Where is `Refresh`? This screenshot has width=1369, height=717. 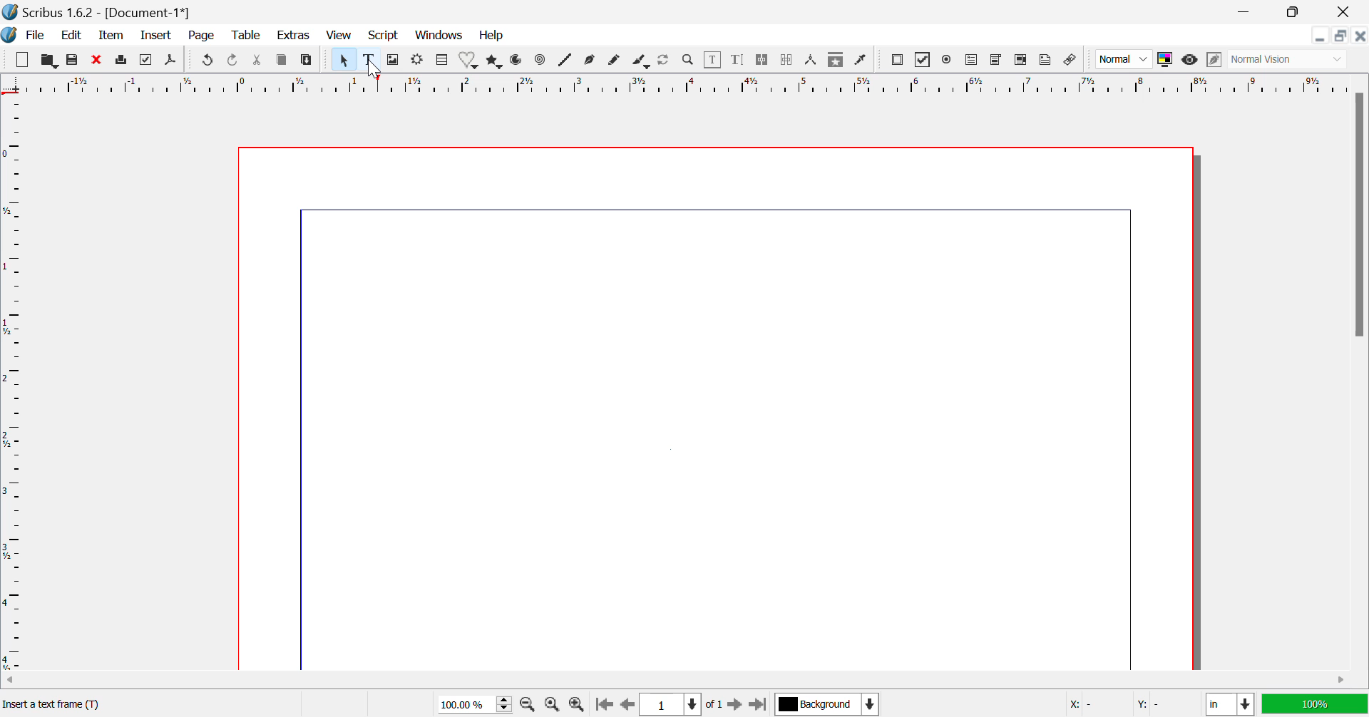
Refresh is located at coordinates (666, 61).